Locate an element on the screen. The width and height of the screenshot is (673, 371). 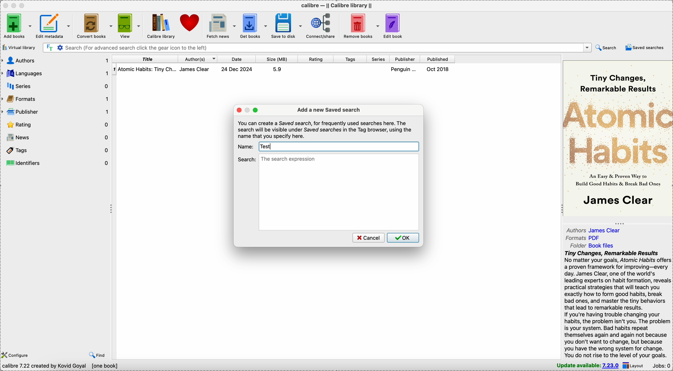
minimize is located at coordinates (248, 110).